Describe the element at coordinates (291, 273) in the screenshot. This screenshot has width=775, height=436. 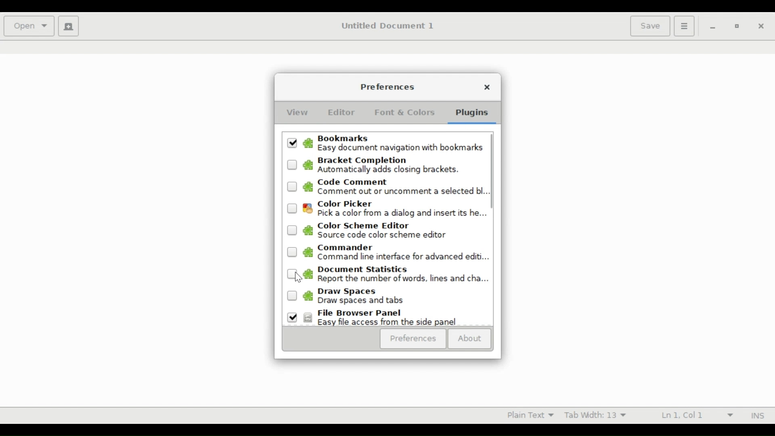
I see `Unselected` at that location.